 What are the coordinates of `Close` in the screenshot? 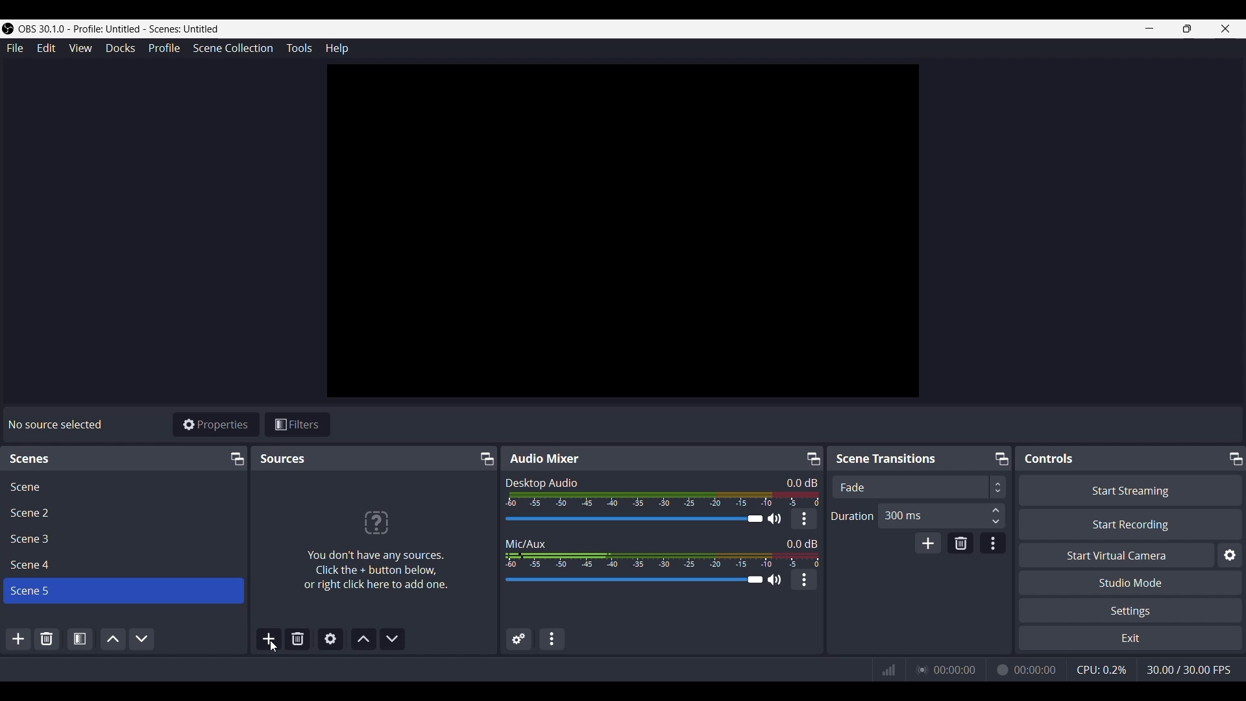 It's located at (1227, 29).